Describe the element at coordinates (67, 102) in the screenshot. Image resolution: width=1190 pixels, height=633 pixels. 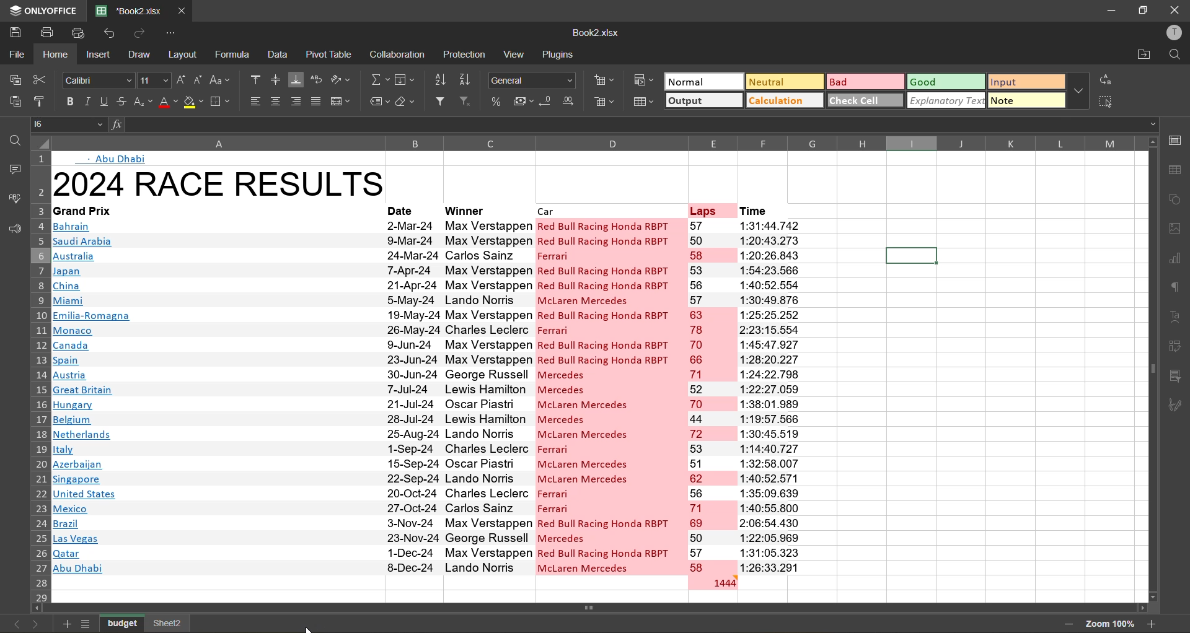
I see `bold` at that location.